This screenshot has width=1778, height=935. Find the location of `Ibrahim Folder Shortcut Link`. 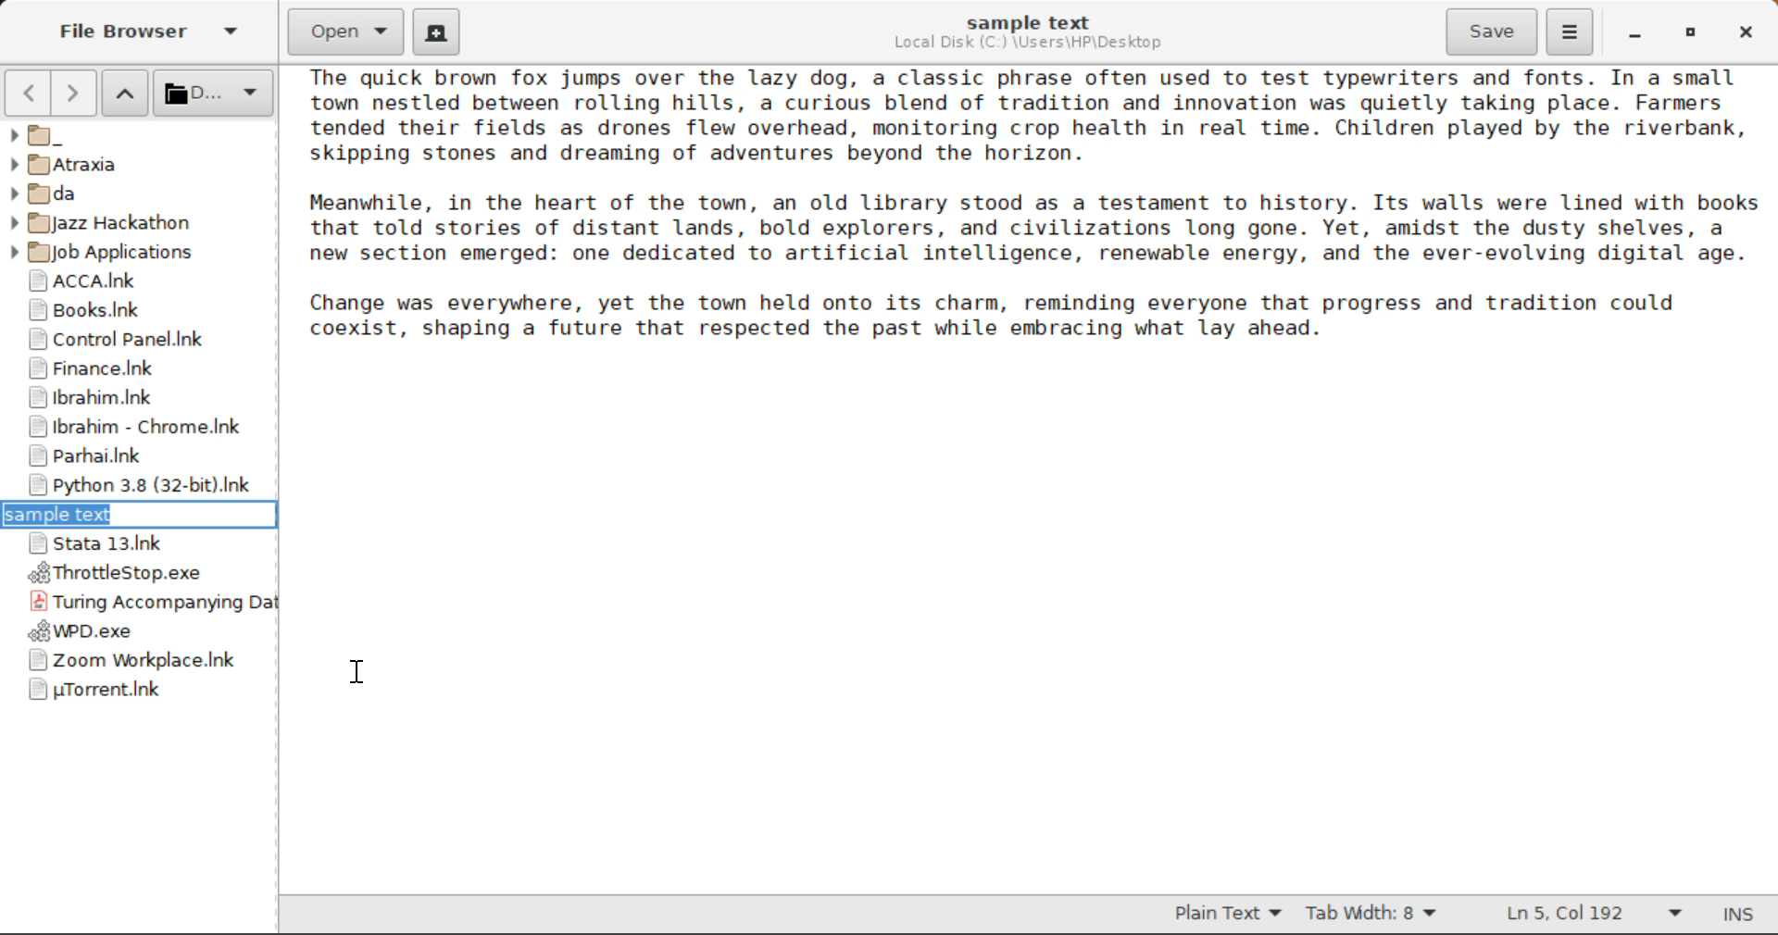

Ibrahim Folder Shortcut Link is located at coordinates (137, 399).